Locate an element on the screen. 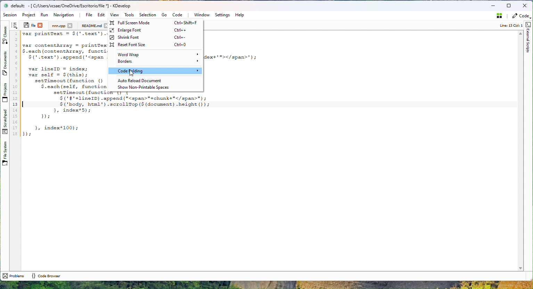 The image size is (533, 289). Class is located at coordinates (5, 34).